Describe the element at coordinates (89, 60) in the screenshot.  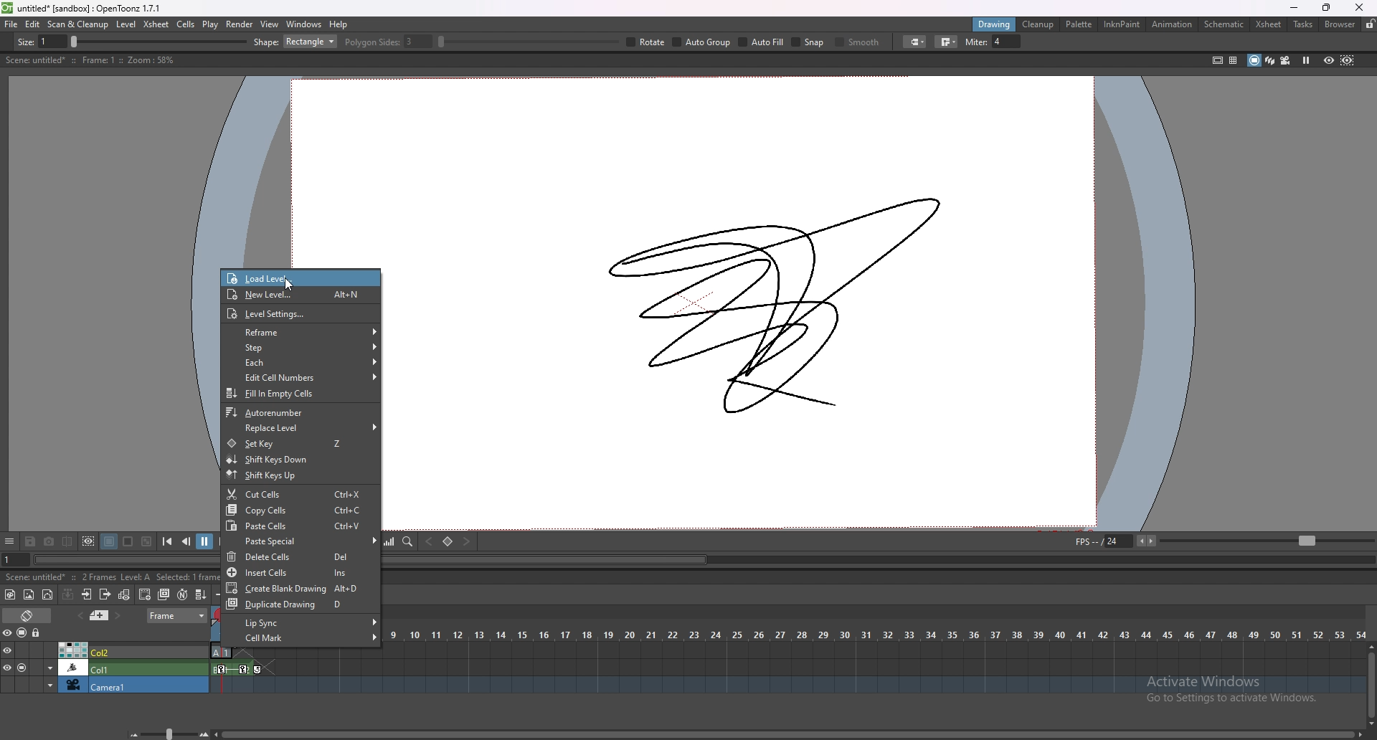
I see `description` at that location.